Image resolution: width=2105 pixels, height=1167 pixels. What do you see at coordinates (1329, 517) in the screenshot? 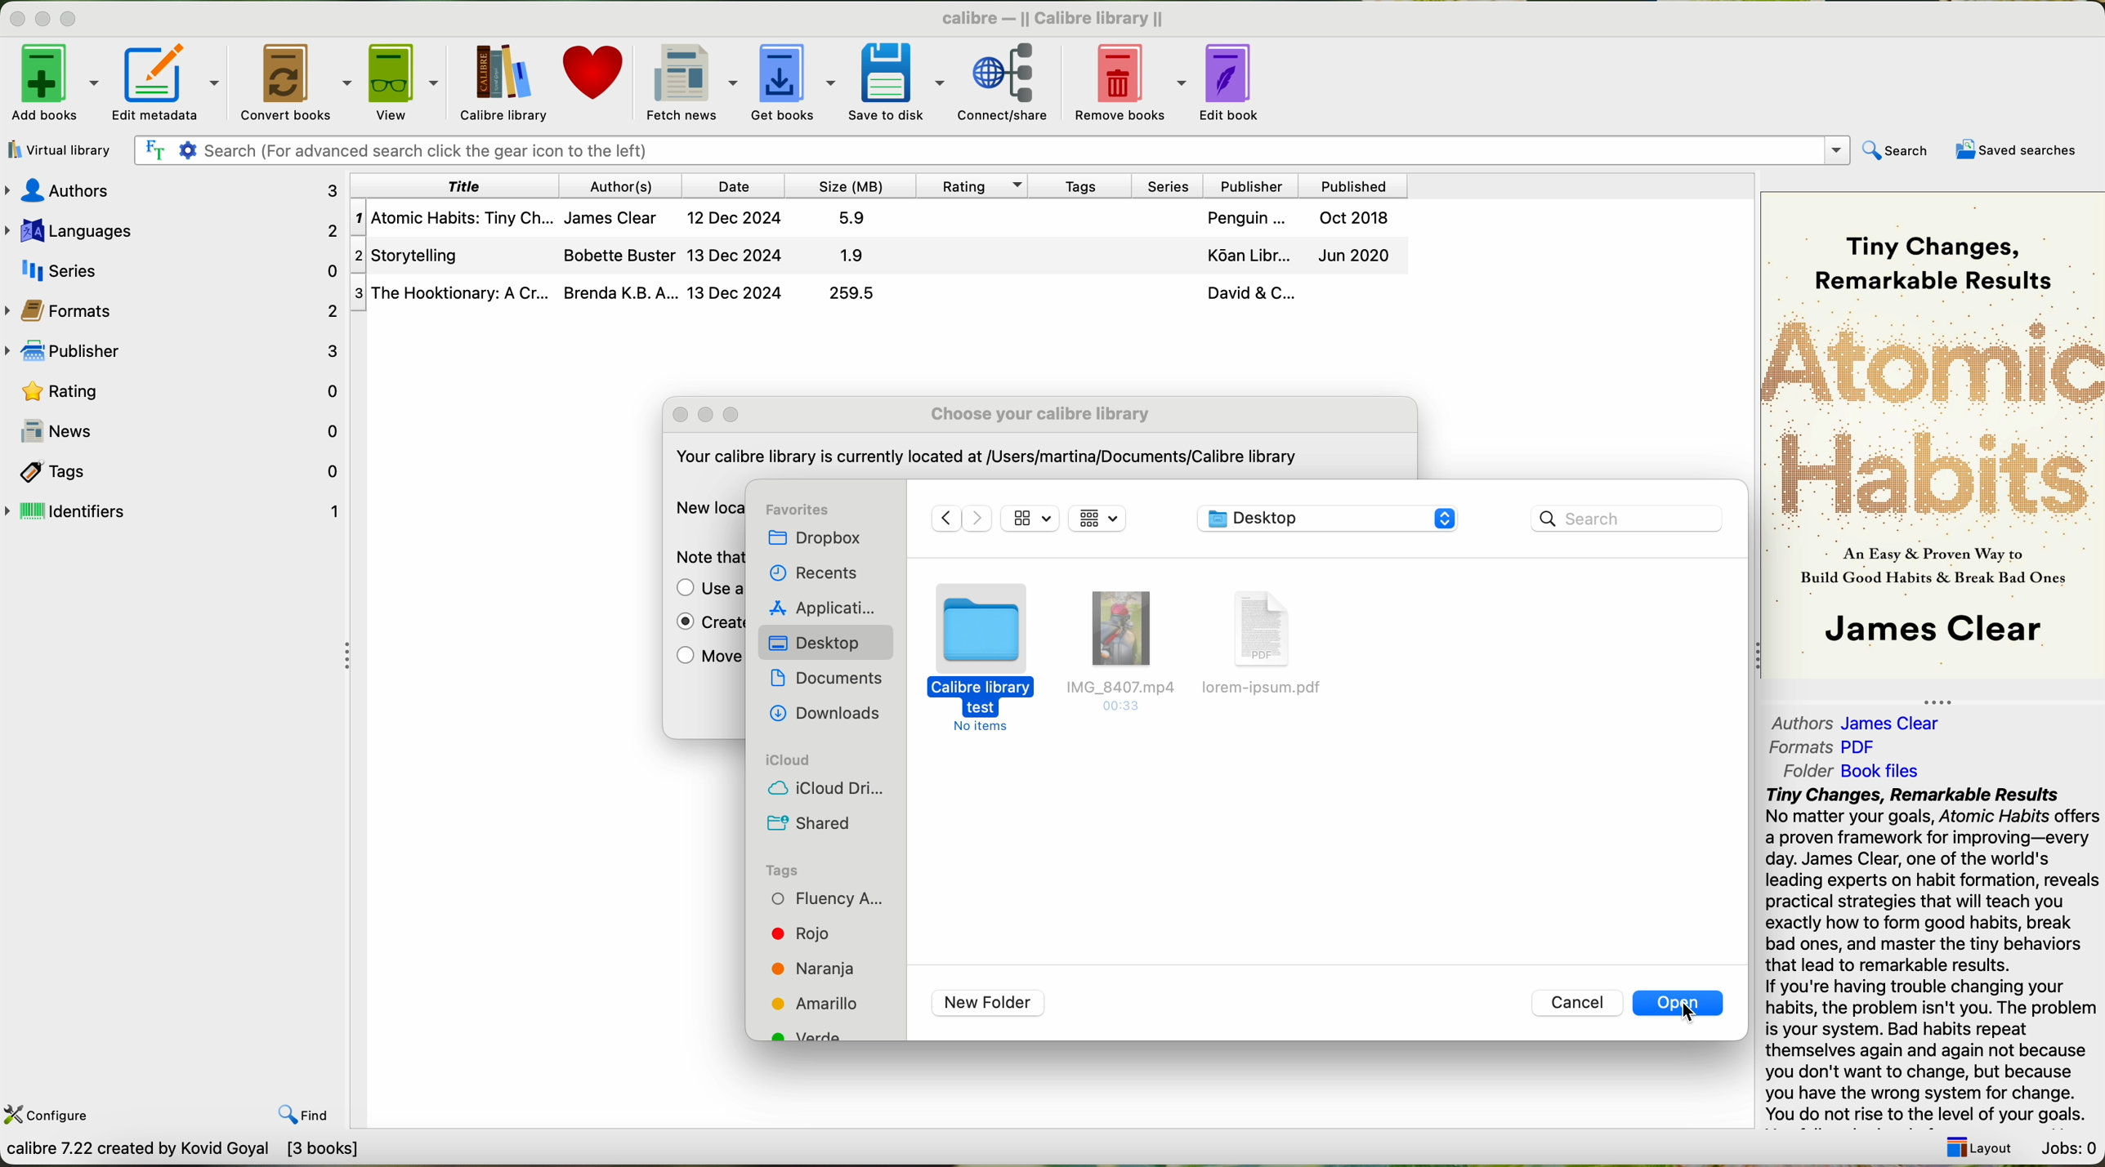
I see `calibre library location` at bounding box center [1329, 517].